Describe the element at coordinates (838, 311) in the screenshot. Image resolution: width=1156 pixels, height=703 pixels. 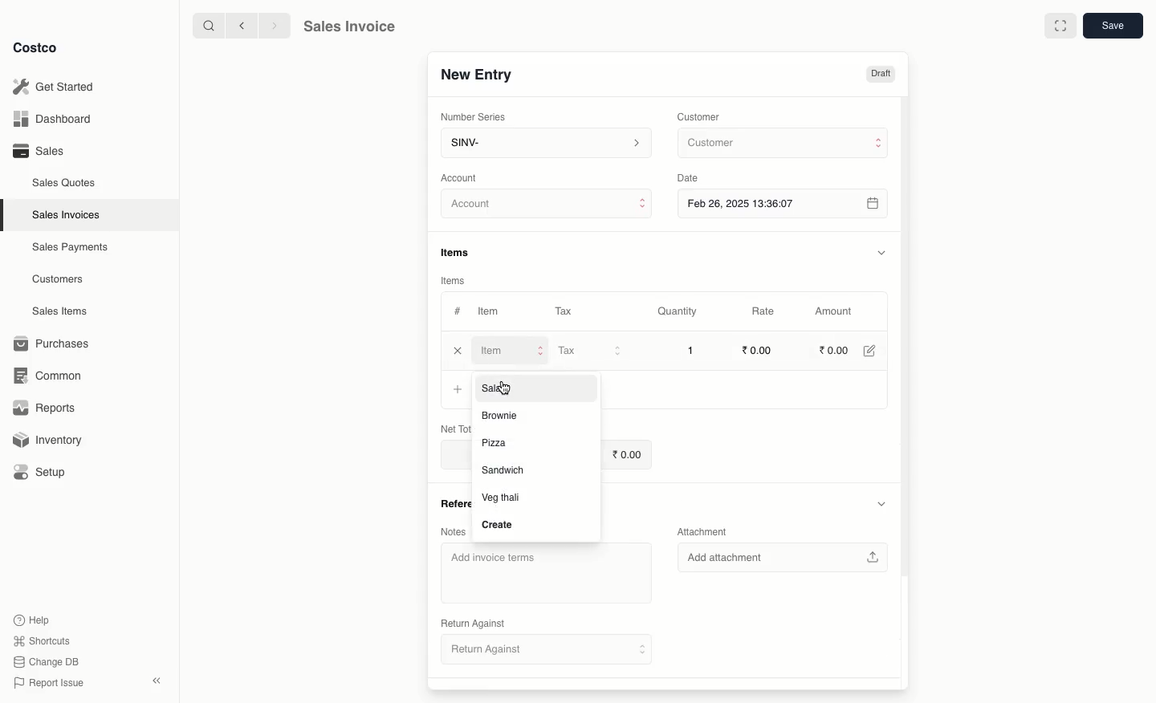
I see `Amount` at that location.